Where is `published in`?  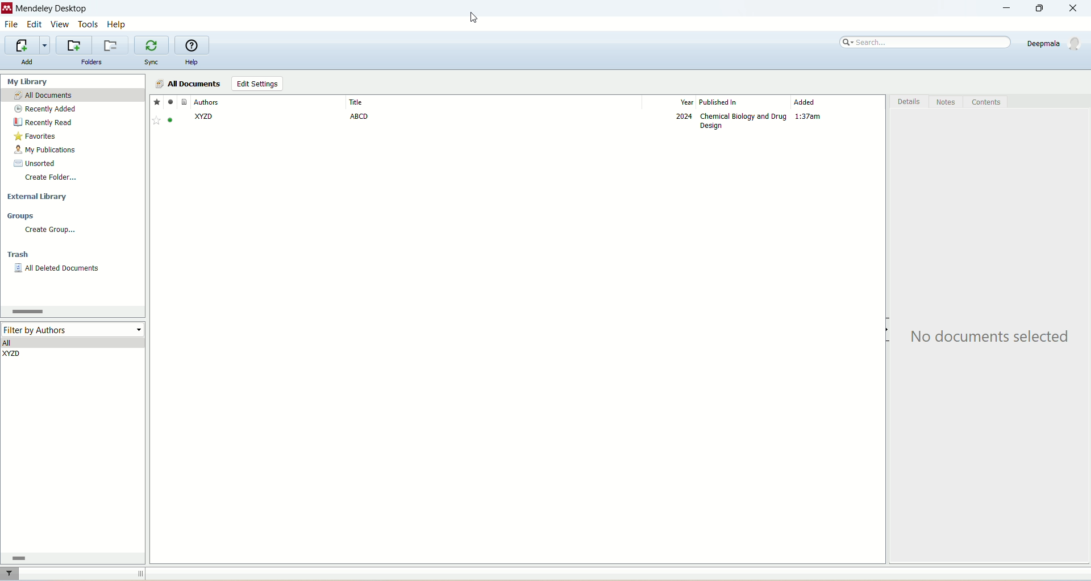 published in is located at coordinates (739, 102).